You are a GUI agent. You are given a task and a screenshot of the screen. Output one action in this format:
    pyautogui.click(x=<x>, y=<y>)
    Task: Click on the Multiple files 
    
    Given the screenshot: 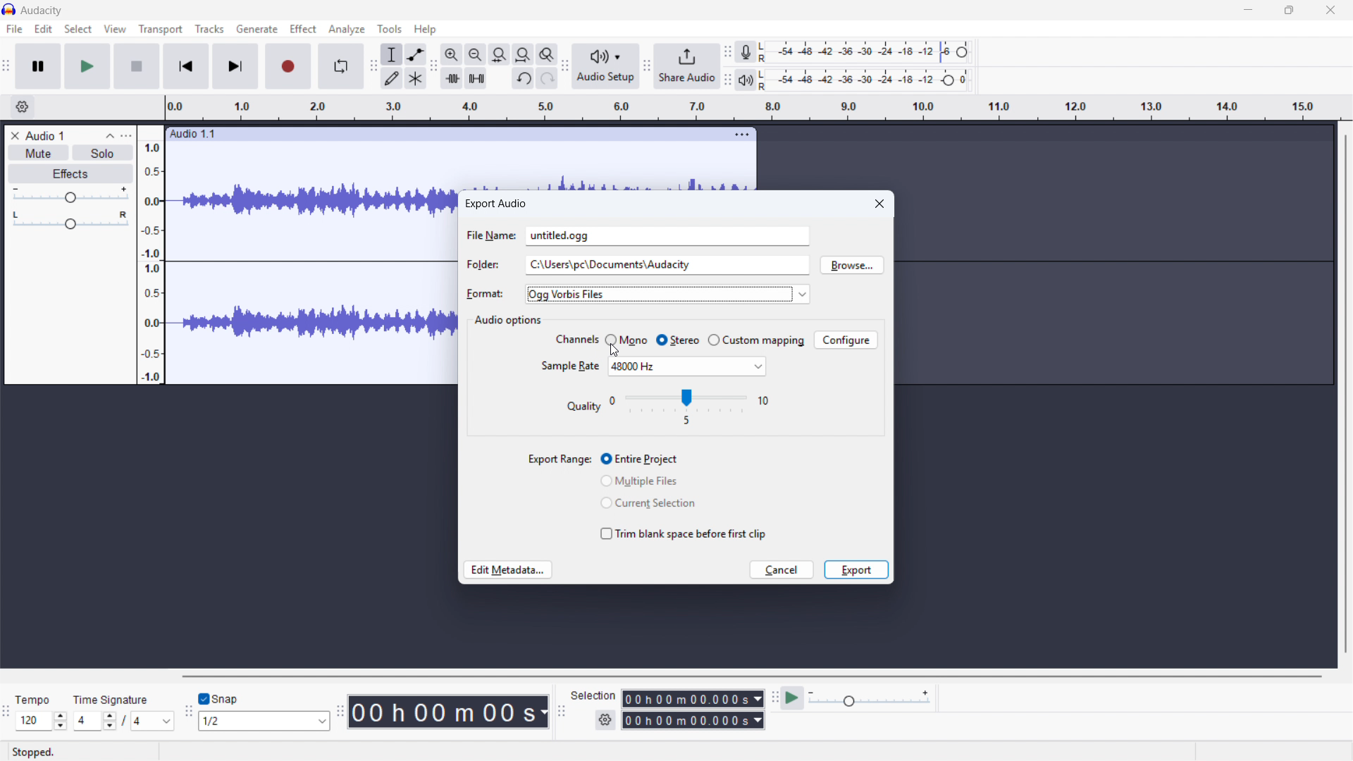 What is the action you would take?
    pyautogui.click(x=641, y=481)
    